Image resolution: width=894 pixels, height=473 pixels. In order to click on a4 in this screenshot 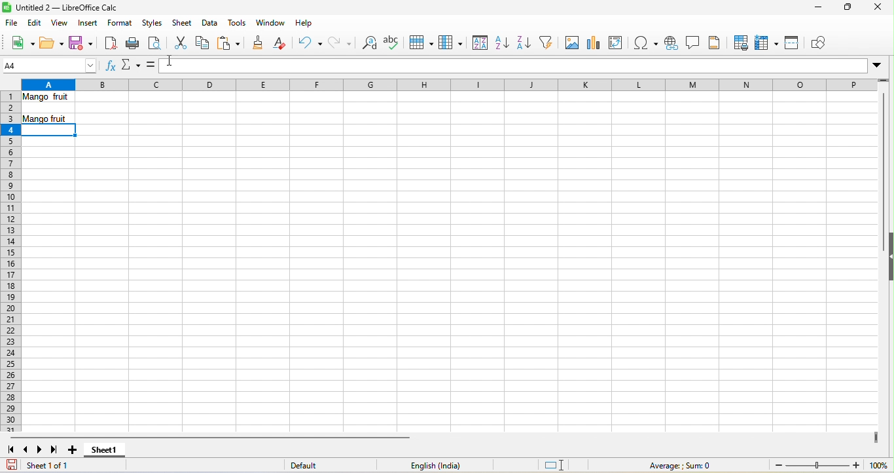, I will do `click(50, 66)`.